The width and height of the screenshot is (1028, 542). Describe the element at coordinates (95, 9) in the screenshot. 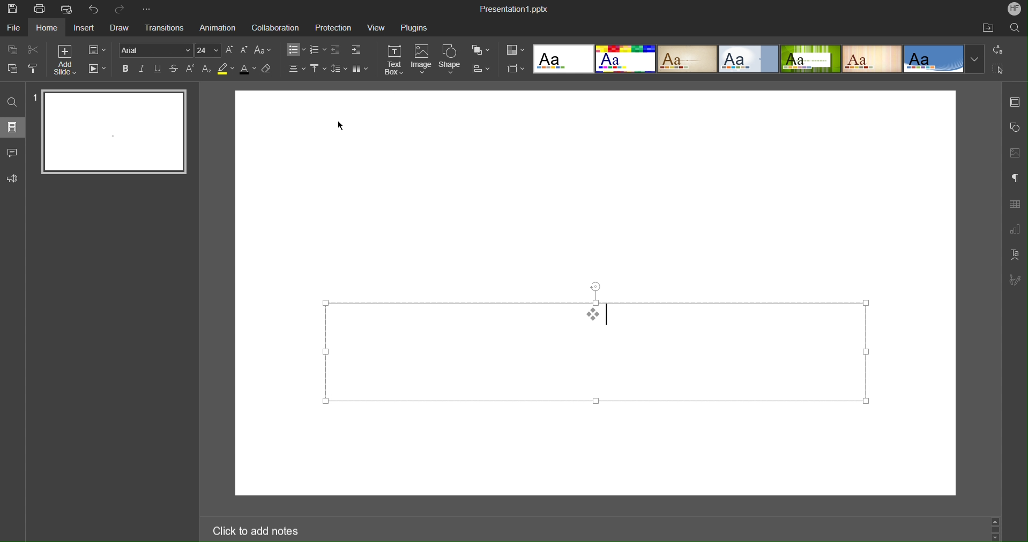

I see `Undo ` at that location.